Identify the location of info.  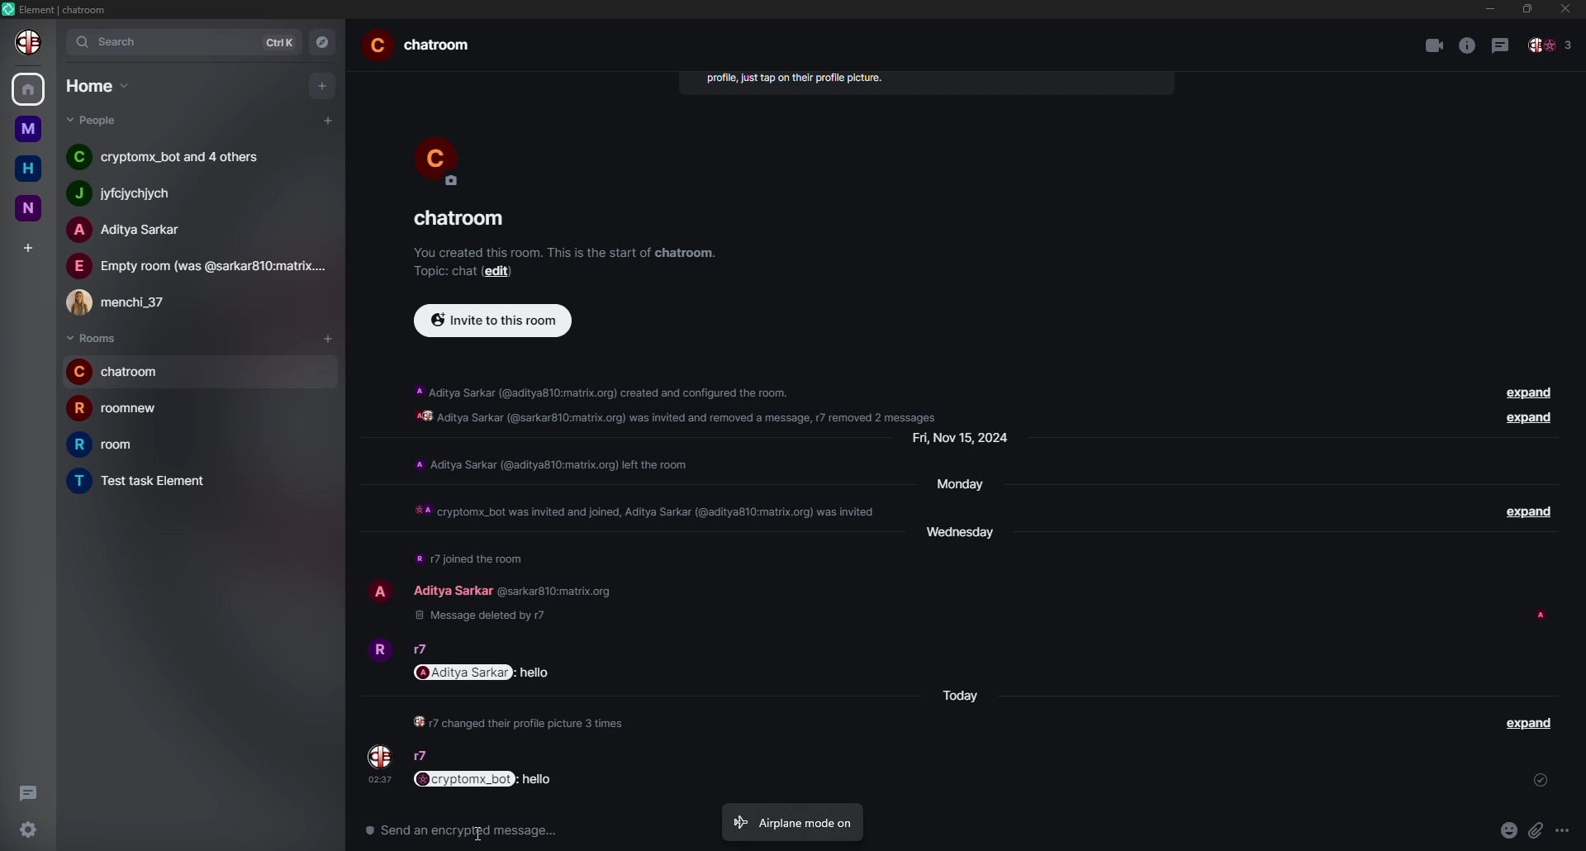
(1465, 45).